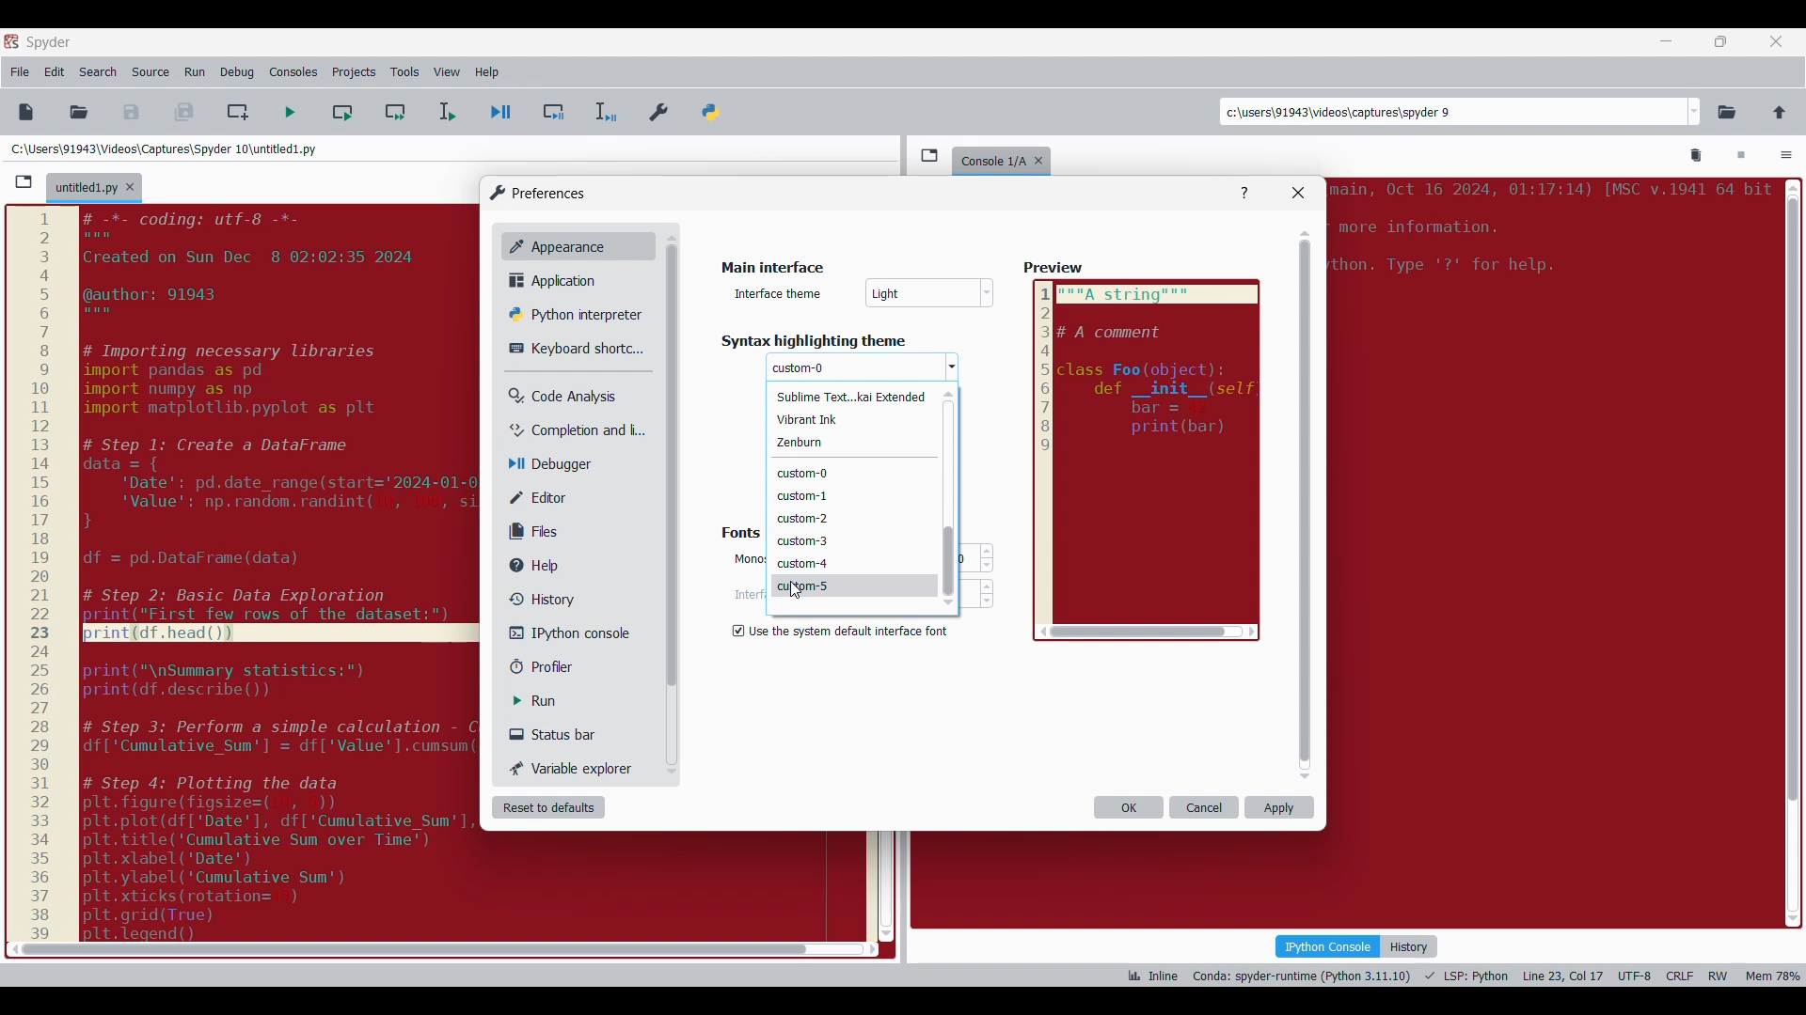  What do you see at coordinates (133, 112) in the screenshot?
I see `Save file` at bounding box center [133, 112].